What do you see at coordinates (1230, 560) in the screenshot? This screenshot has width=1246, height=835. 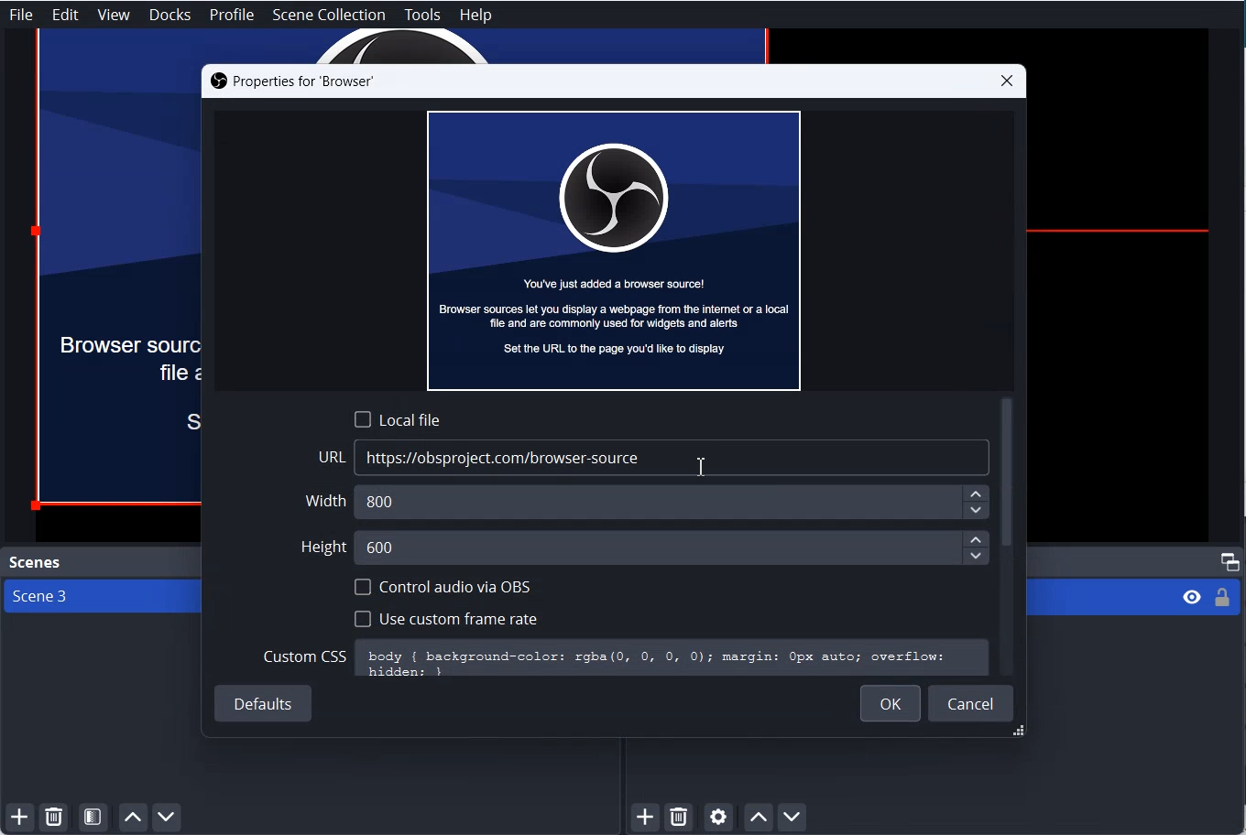 I see `Maximize` at bounding box center [1230, 560].